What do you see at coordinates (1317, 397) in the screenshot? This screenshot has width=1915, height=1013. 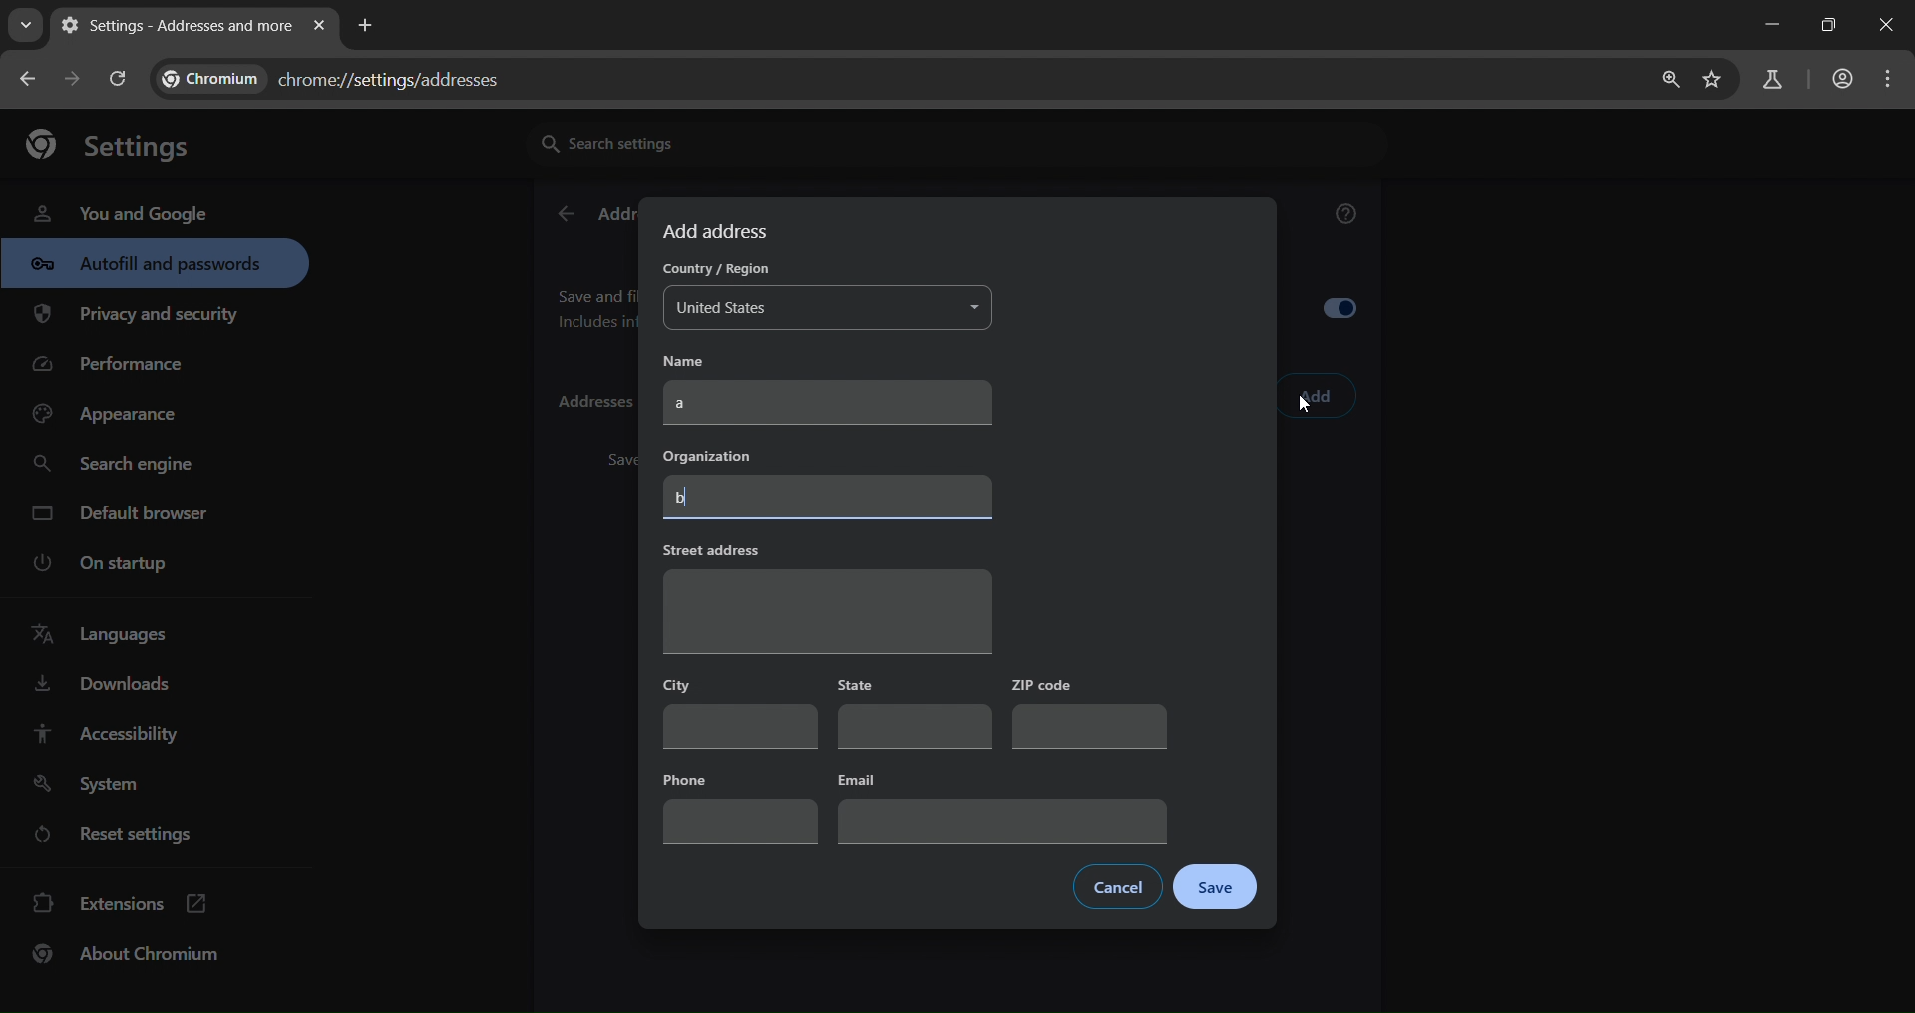 I see `add` at bounding box center [1317, 397].